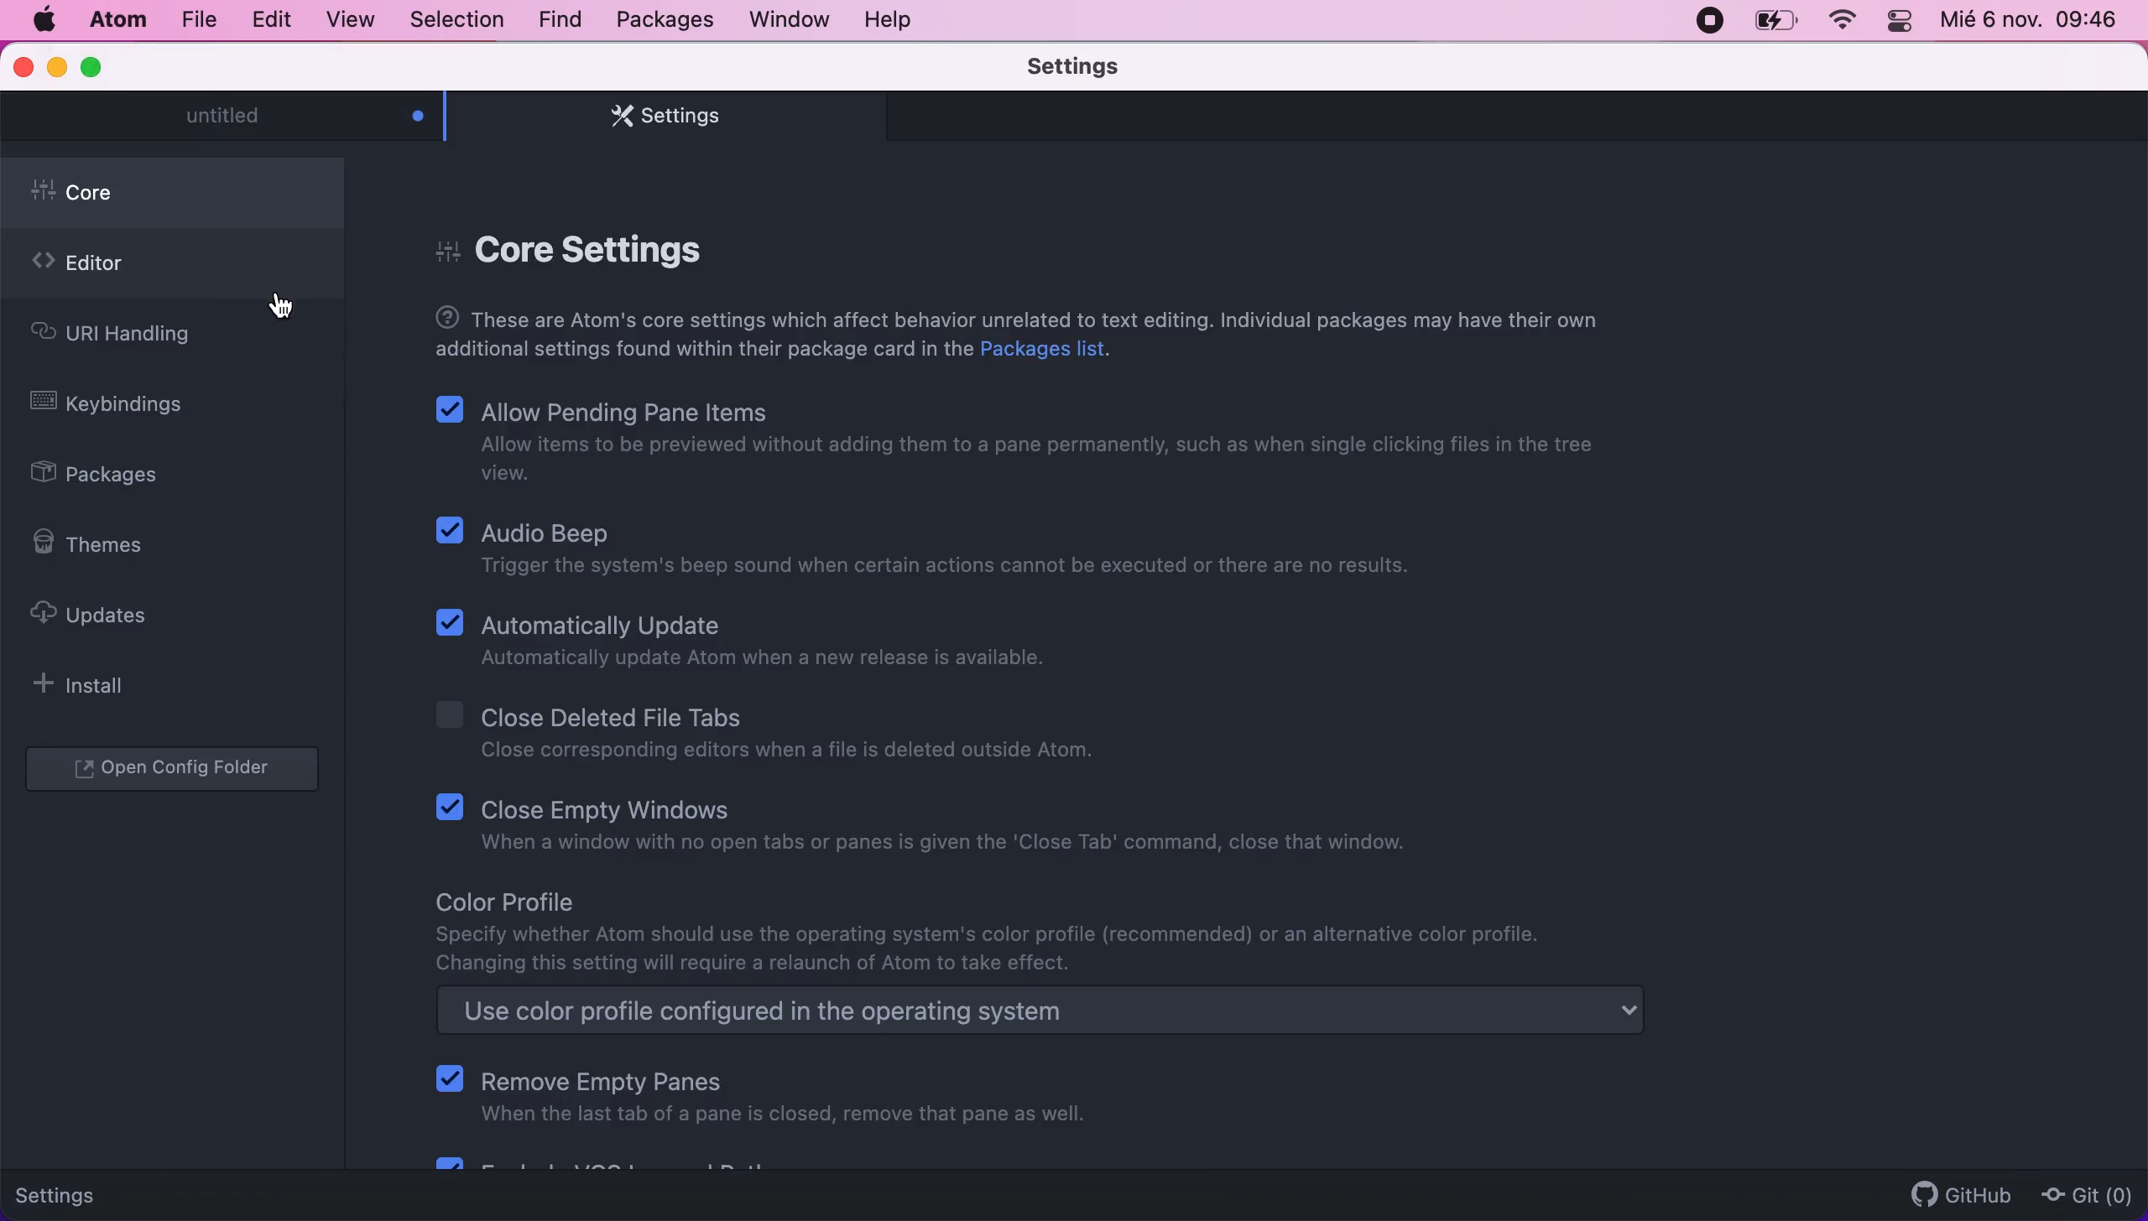 The width and height of the screenshot is (2148, 1221). What do you see at coordinates (116, 682) in the screenshot?
I see `install` at bounding box center [116, 682].